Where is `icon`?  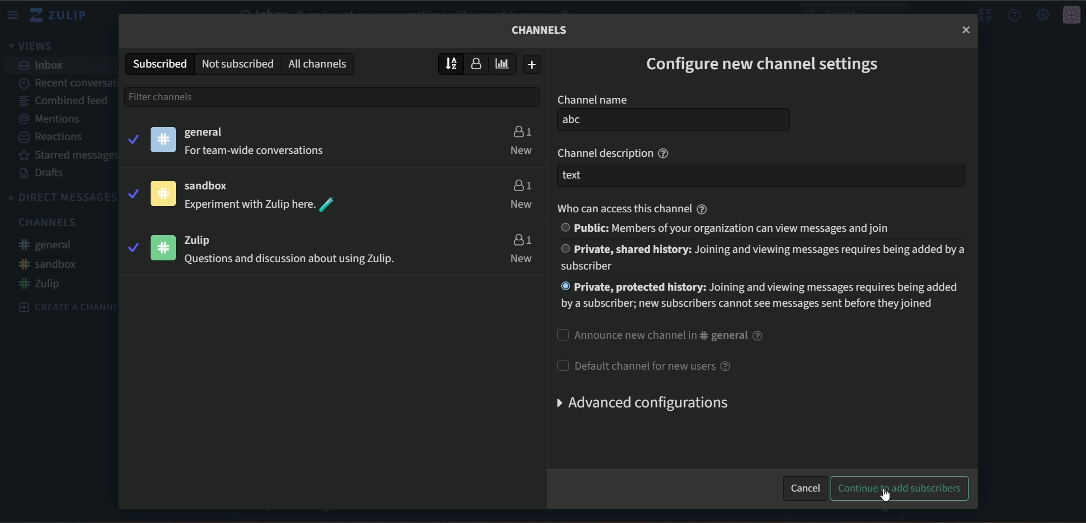
icon is located at coordinates (1072, 15).